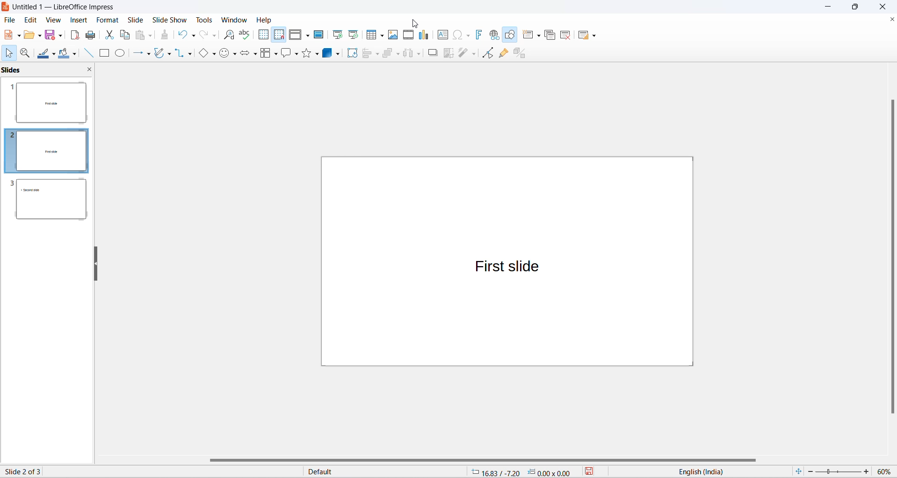 The width and height of the screenshot is (897, 478). Describe the element at coordinates (192, 35) in the screenshot. I see `undo options` at that location.